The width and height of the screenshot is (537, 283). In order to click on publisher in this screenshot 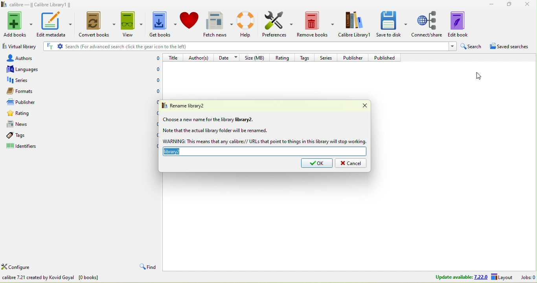, I will do `click(29, 102)`.